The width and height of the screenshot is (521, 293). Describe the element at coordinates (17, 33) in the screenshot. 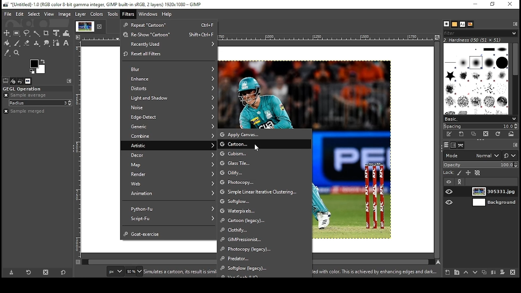

I see `rectangular selection tool` at that location.